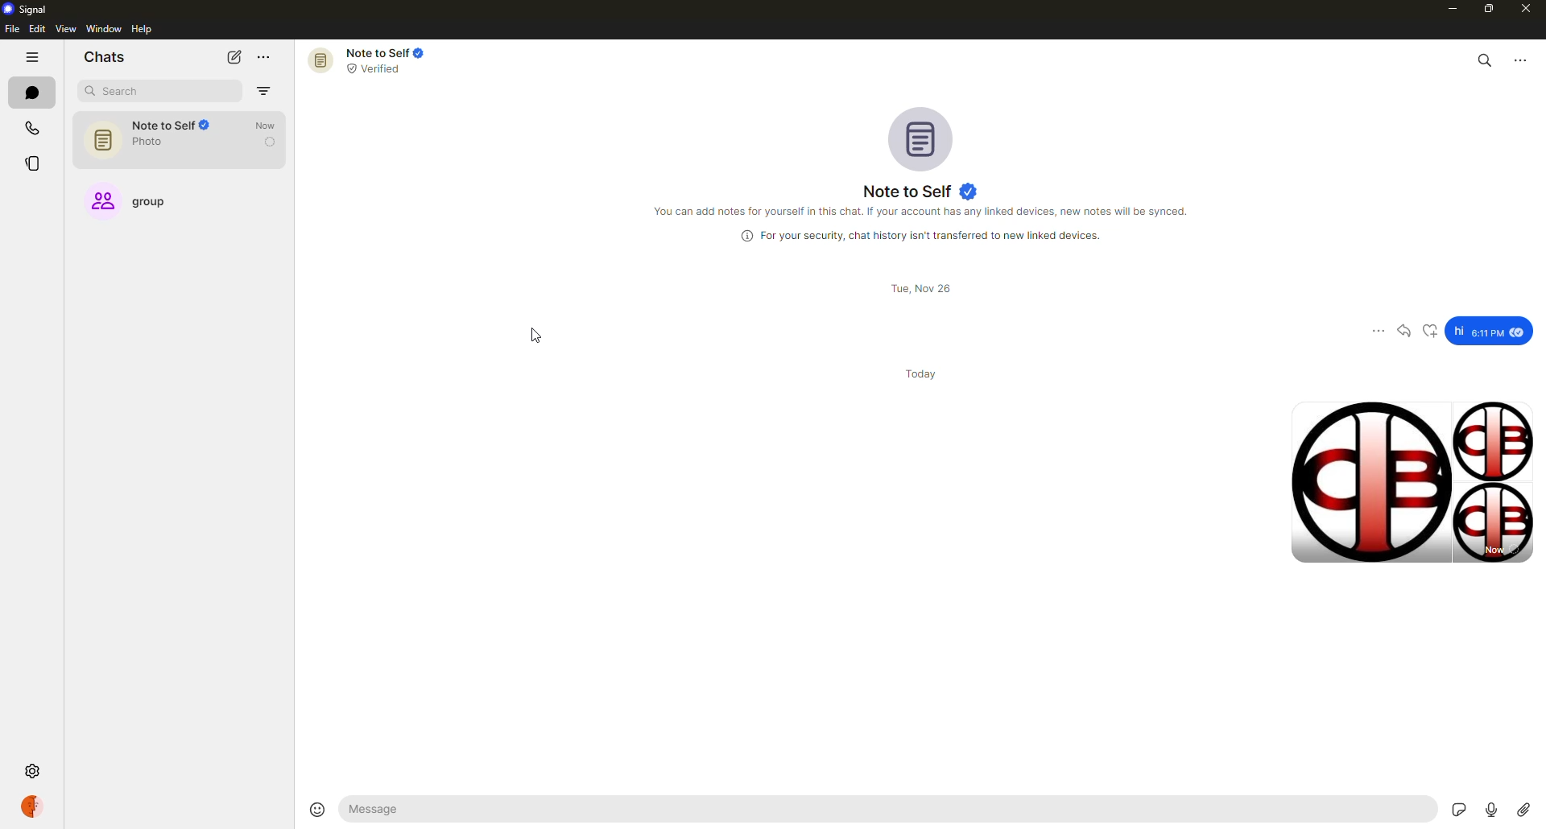 This screenshot has height=829, width=1546. What do you see at coordinates (1408, 480) in the screenshot?
I see `images sent` at bounding box center [1408, 480].